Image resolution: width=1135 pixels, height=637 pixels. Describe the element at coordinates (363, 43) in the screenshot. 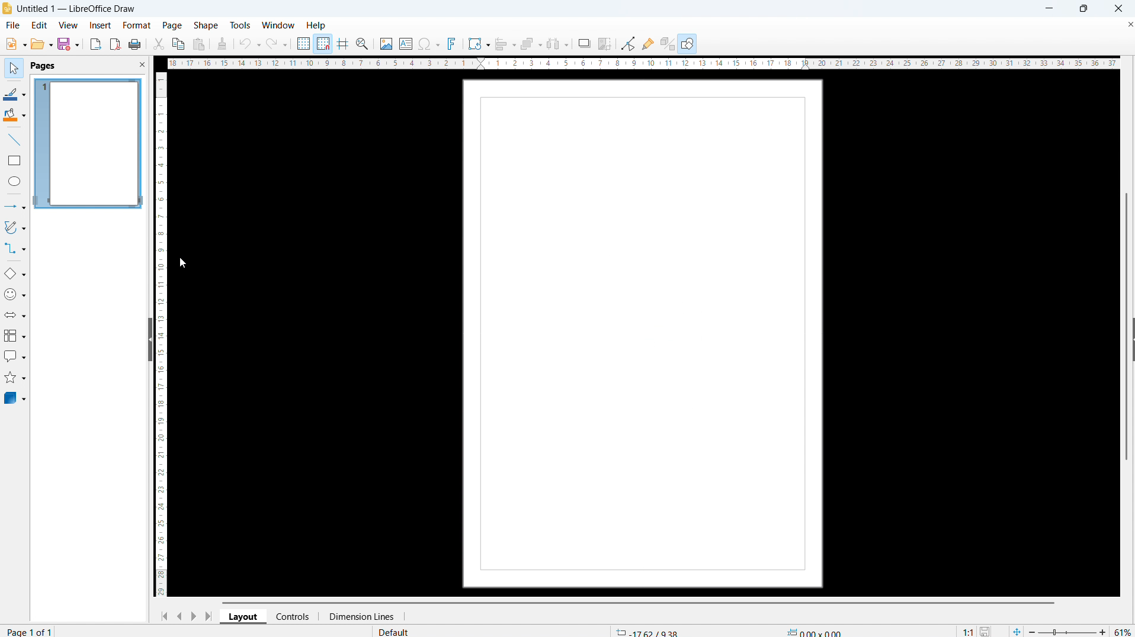

I see `zoom` at that location.